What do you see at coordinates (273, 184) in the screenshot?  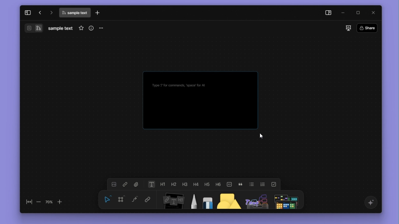 I see `to do list` at bounding box center [273, 184].